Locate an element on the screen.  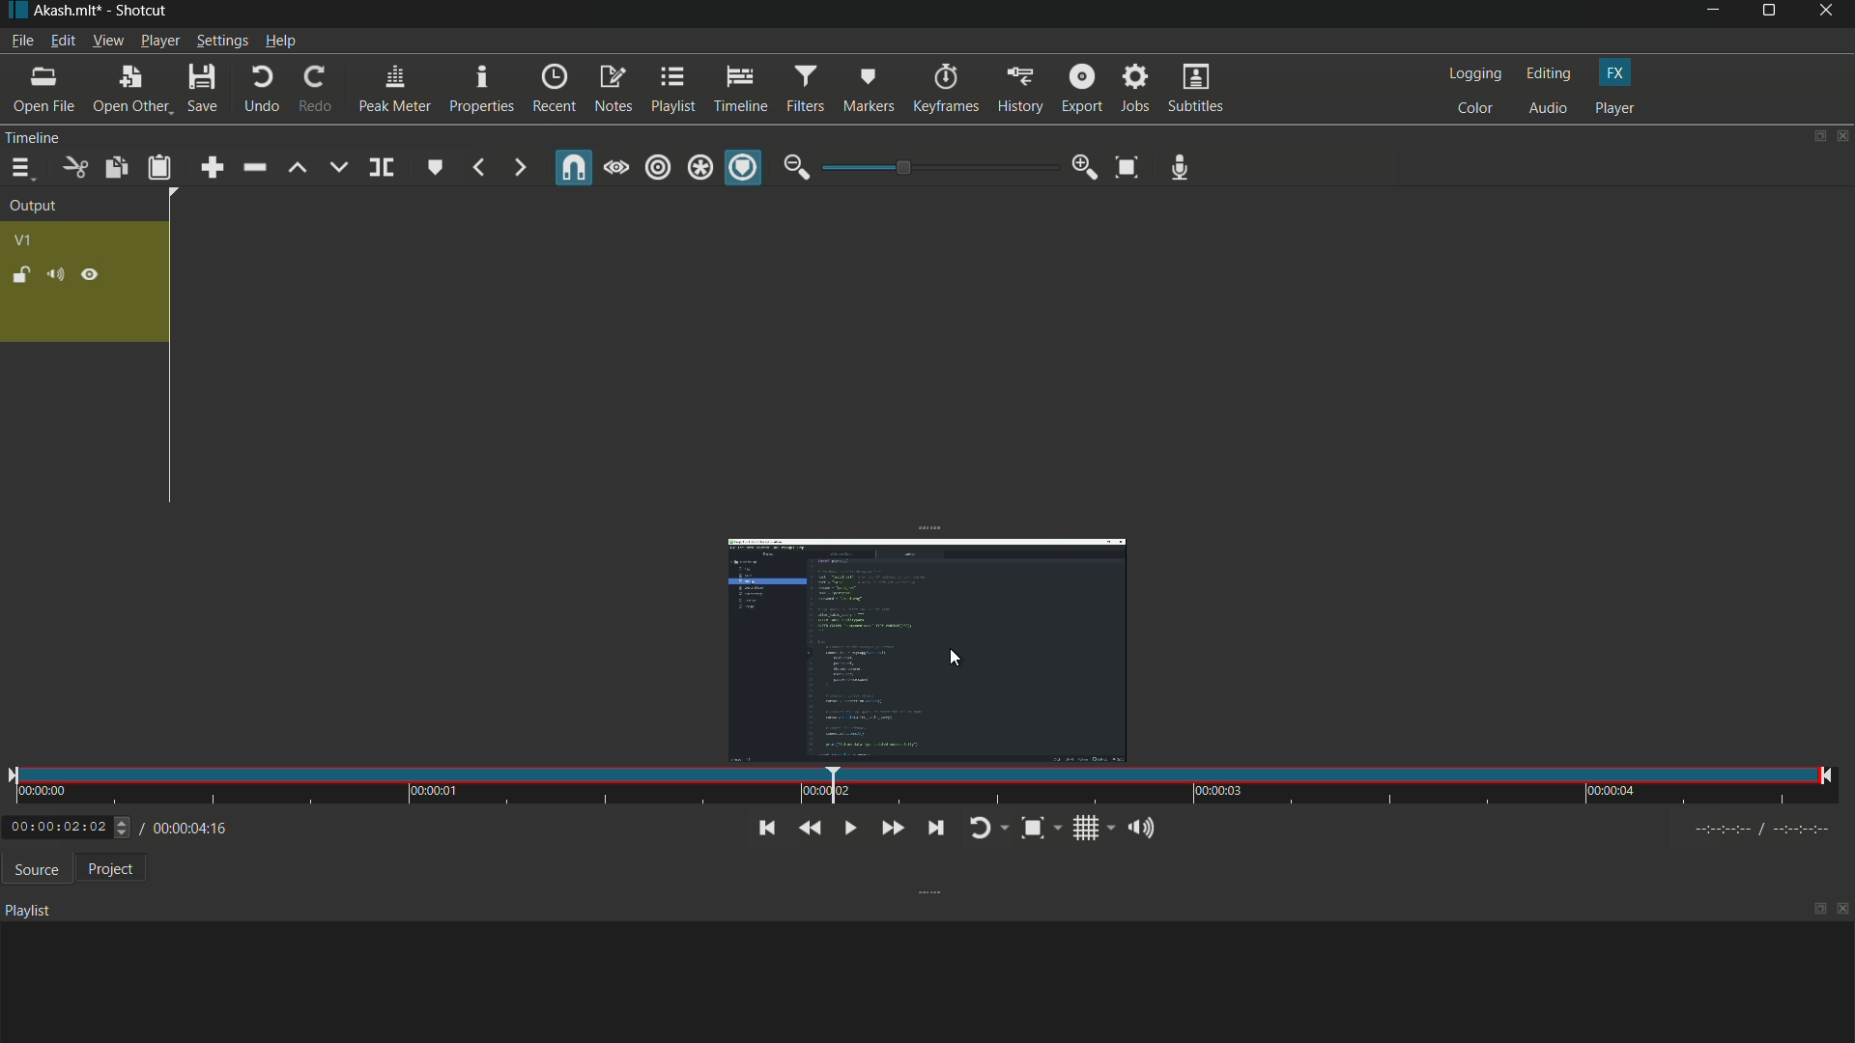
filters is located at coordinates (805, 88).